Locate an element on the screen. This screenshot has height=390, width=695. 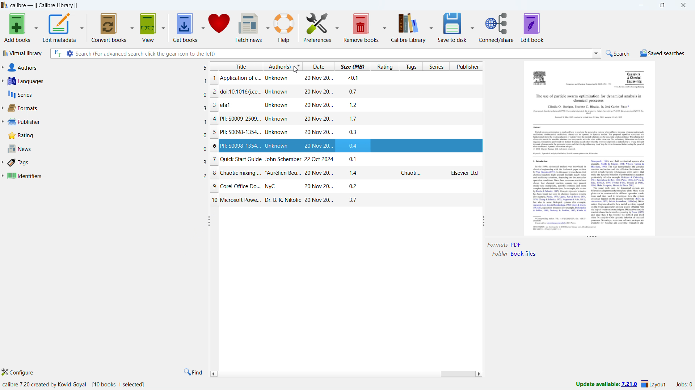
PII: S0009-2509... Unknown 20 Nov 20... is located at coordinates (277, 117).